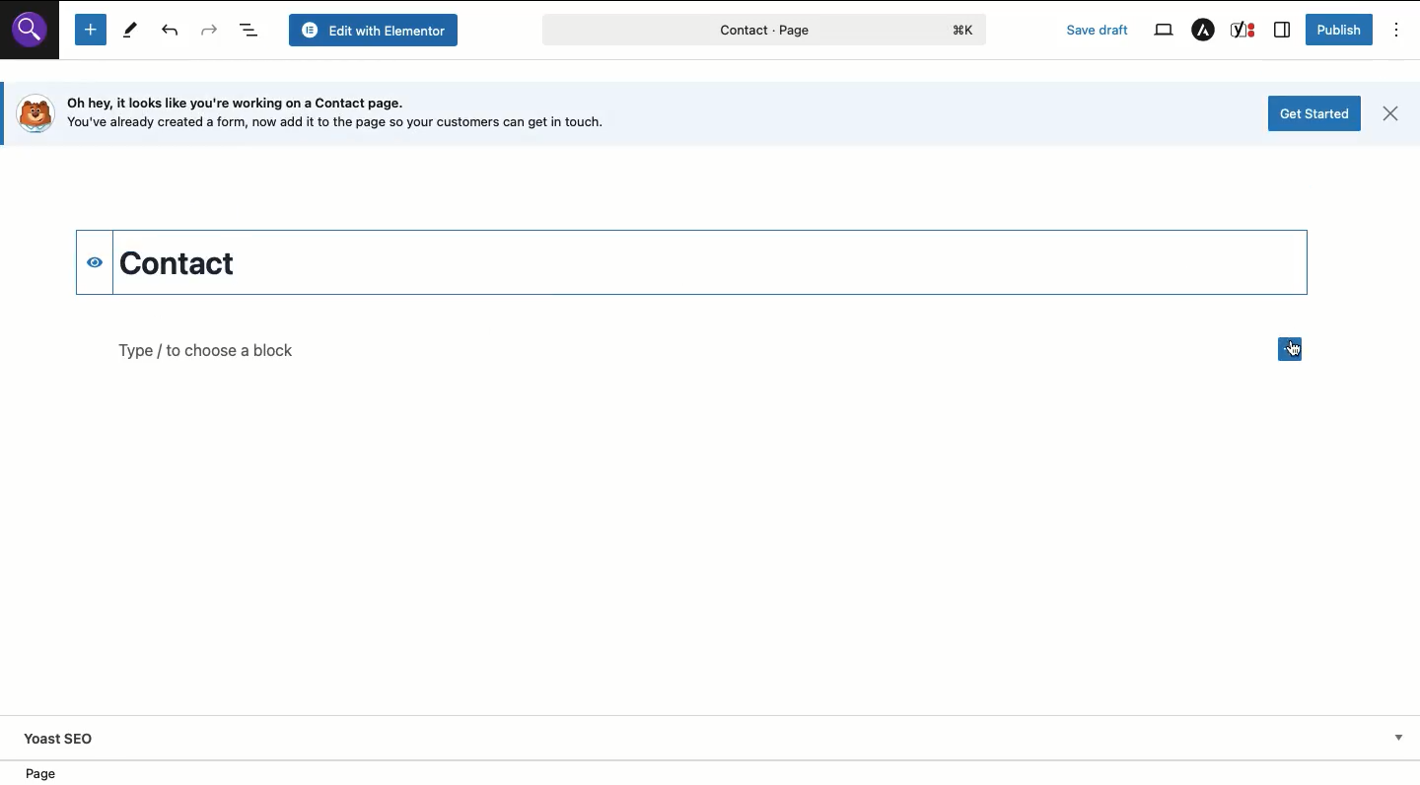  I want to click on Get started, so click(1315, 113).